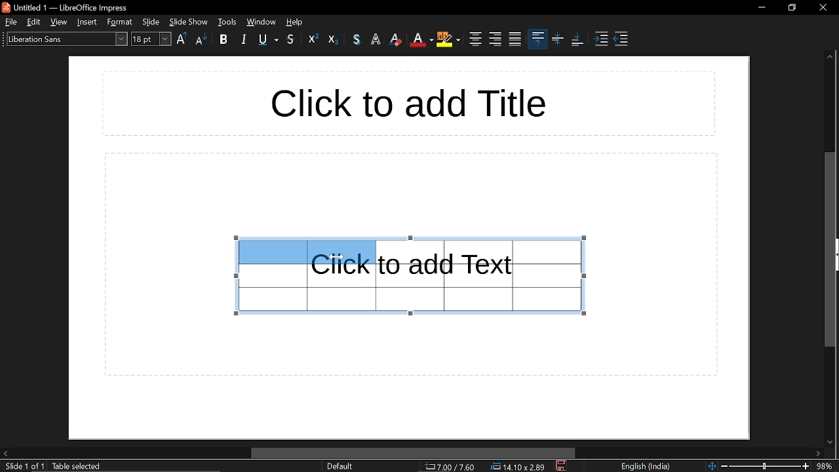  What do you see at coordinates (189, 22) in the screenshot?
I see `slide show` at bounding box center [189, 22].